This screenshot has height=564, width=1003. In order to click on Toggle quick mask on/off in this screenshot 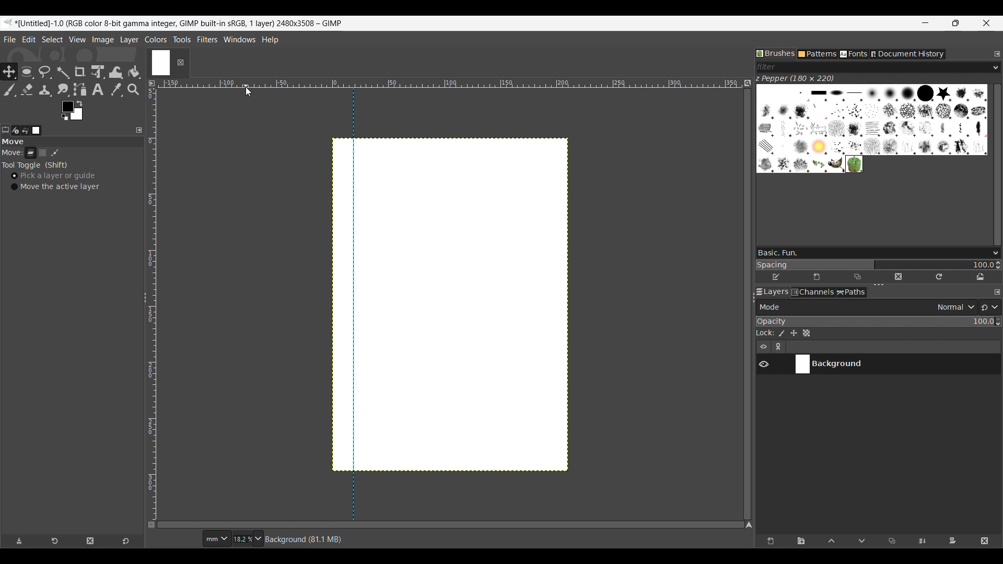, I will do `click(152, 525)`.